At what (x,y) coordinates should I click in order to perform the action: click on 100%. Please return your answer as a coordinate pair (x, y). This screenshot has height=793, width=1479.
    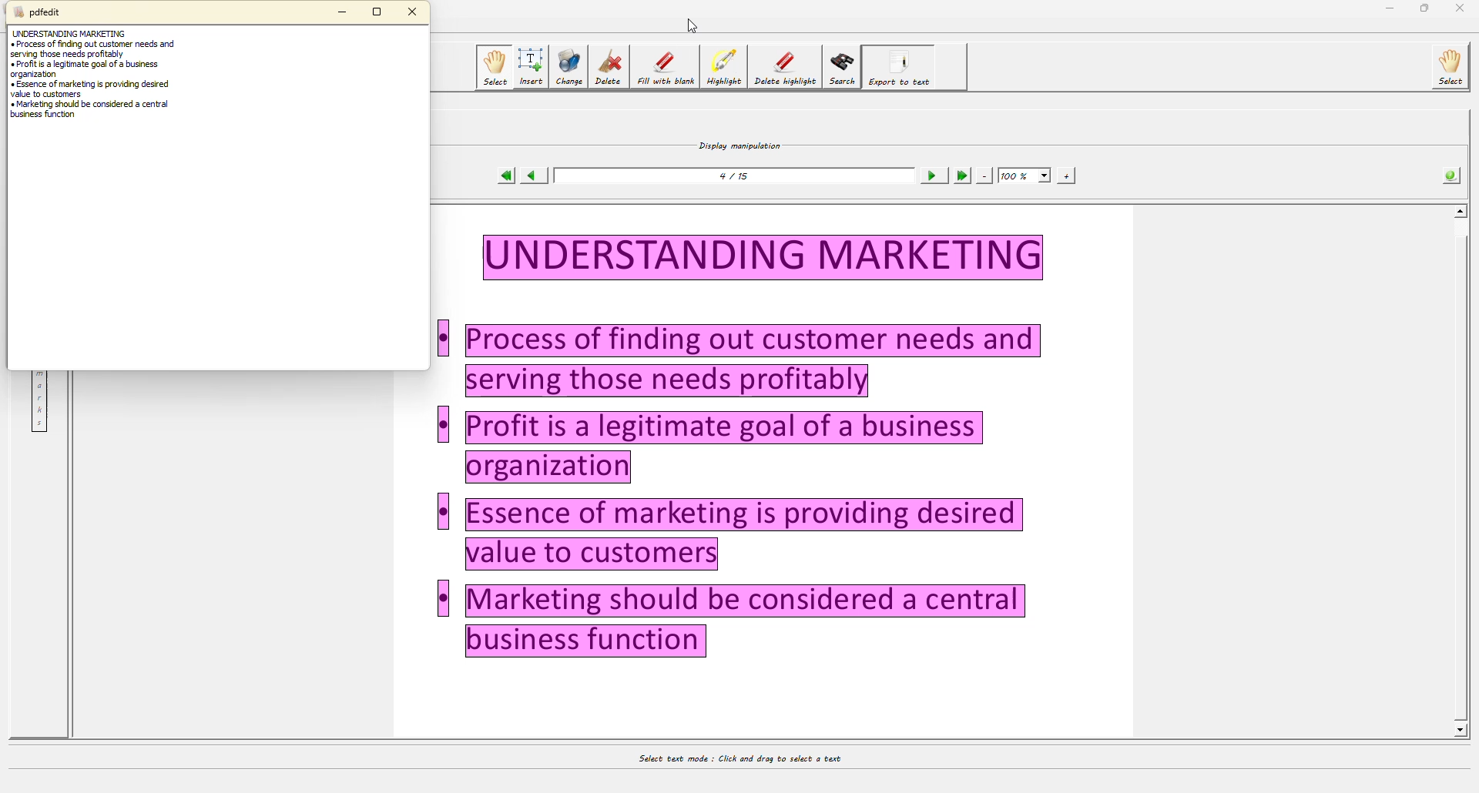
    Looking at the image, I should click on (1025, 175).